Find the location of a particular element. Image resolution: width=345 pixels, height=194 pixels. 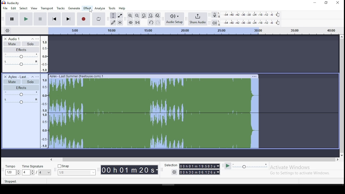

rime signature is located at coordinates (37, 170).